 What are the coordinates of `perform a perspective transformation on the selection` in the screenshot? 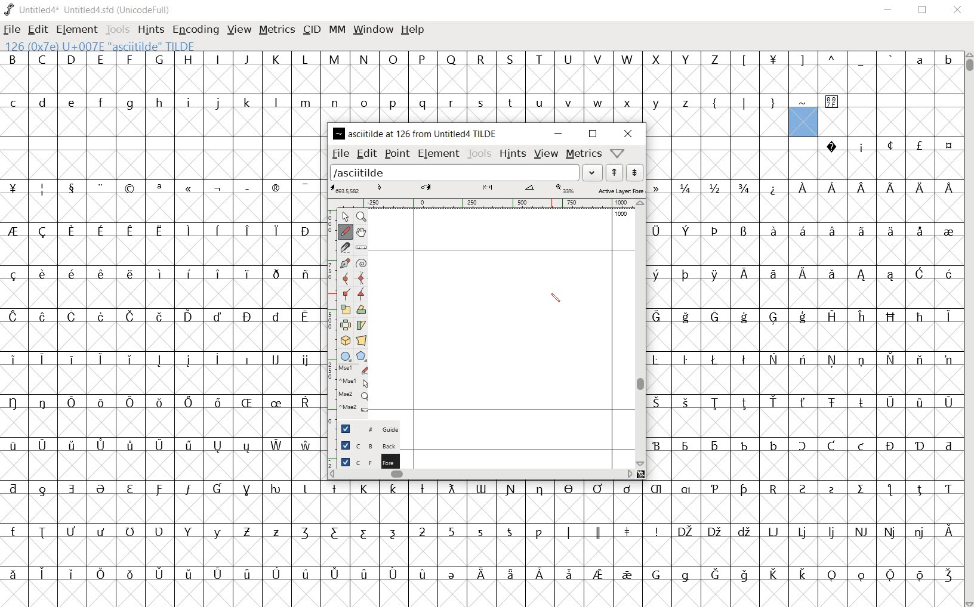 It's located at (362, 340).